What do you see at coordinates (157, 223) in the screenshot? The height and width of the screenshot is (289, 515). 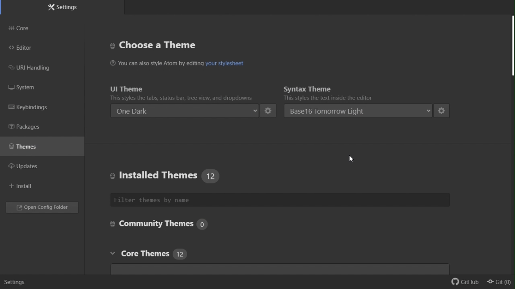 I see `Community themes` at bounding box center [157, 223].